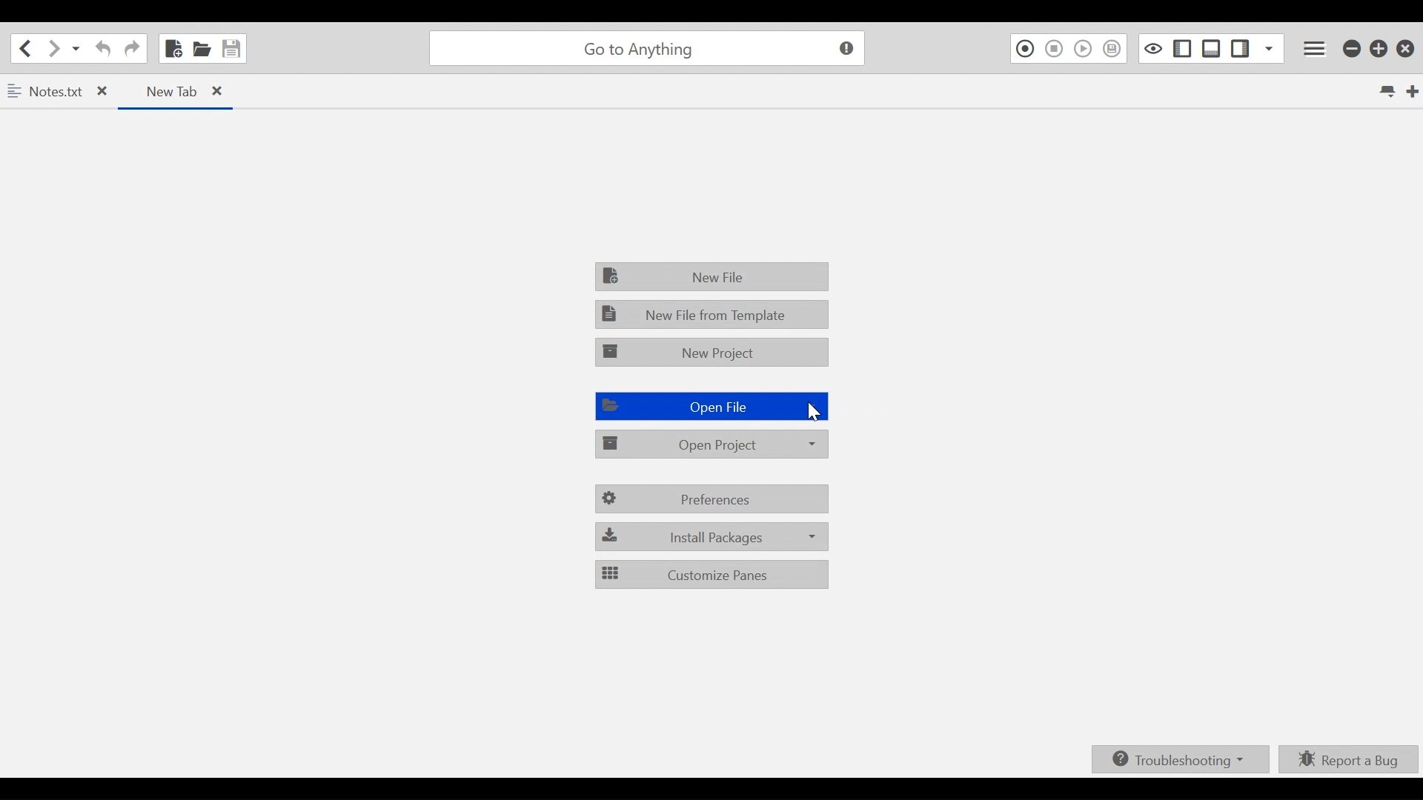 This screenshot has width=1423, height=800. What do you see at coordinates (709, 314) in the screenshot?
I see `New File from Template` at bounding box center [709, 314].